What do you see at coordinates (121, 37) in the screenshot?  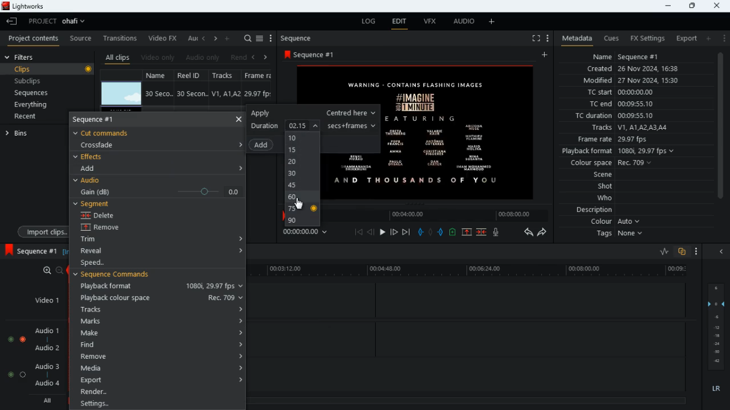 I see `transitions` at bounding box center [121, 37].